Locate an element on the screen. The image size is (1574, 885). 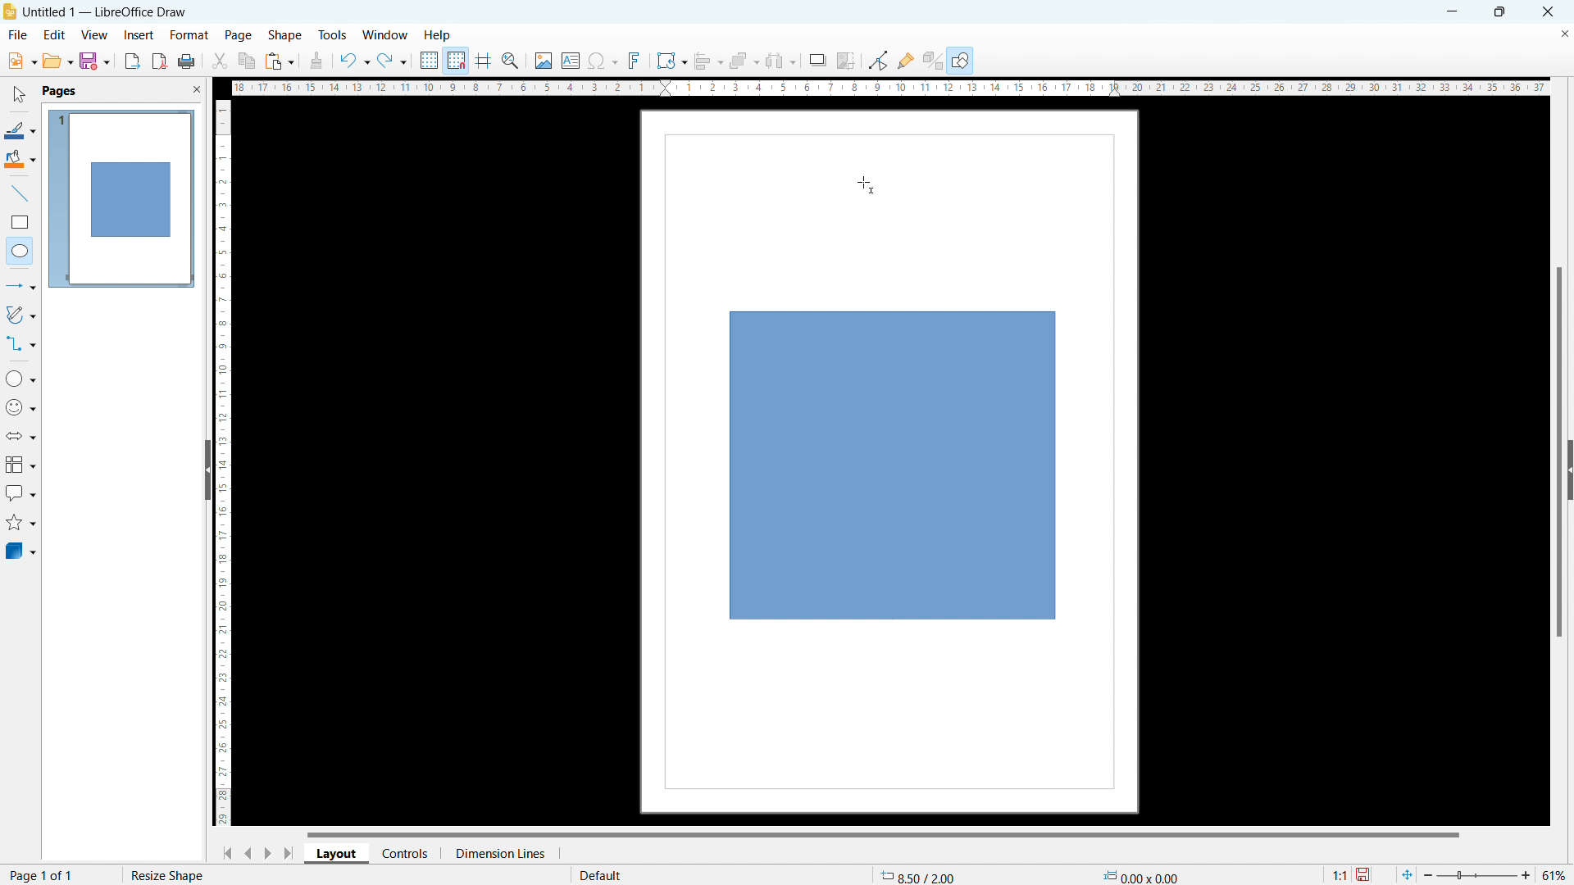
window is located at coordinates (386, 36).